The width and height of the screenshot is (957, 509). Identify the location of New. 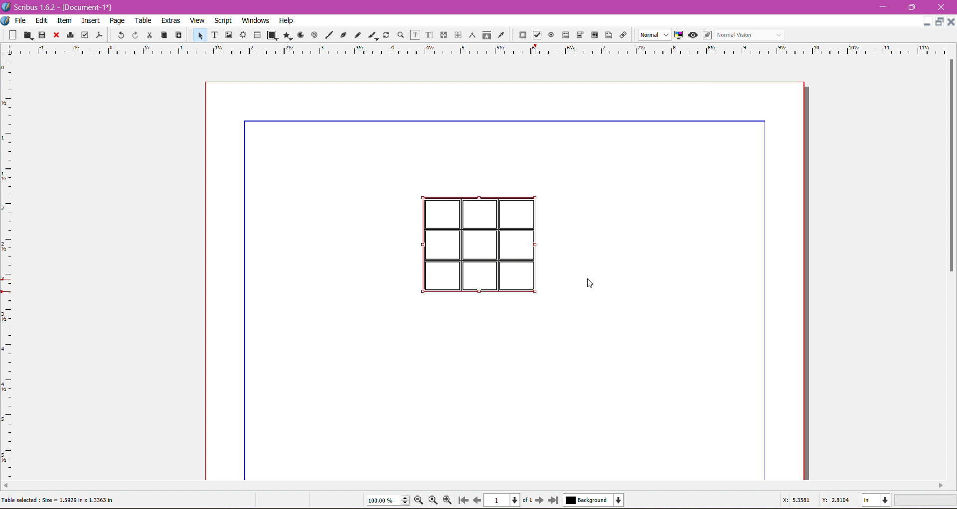
(14, 34).